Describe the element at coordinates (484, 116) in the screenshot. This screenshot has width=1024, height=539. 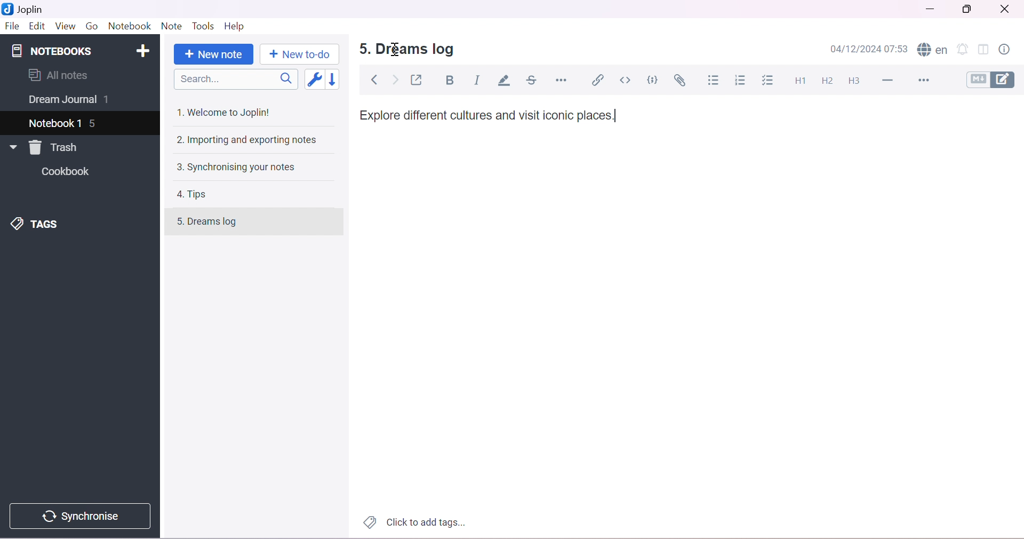
I see `Explore different cultures and visit iconic places.` at that location.